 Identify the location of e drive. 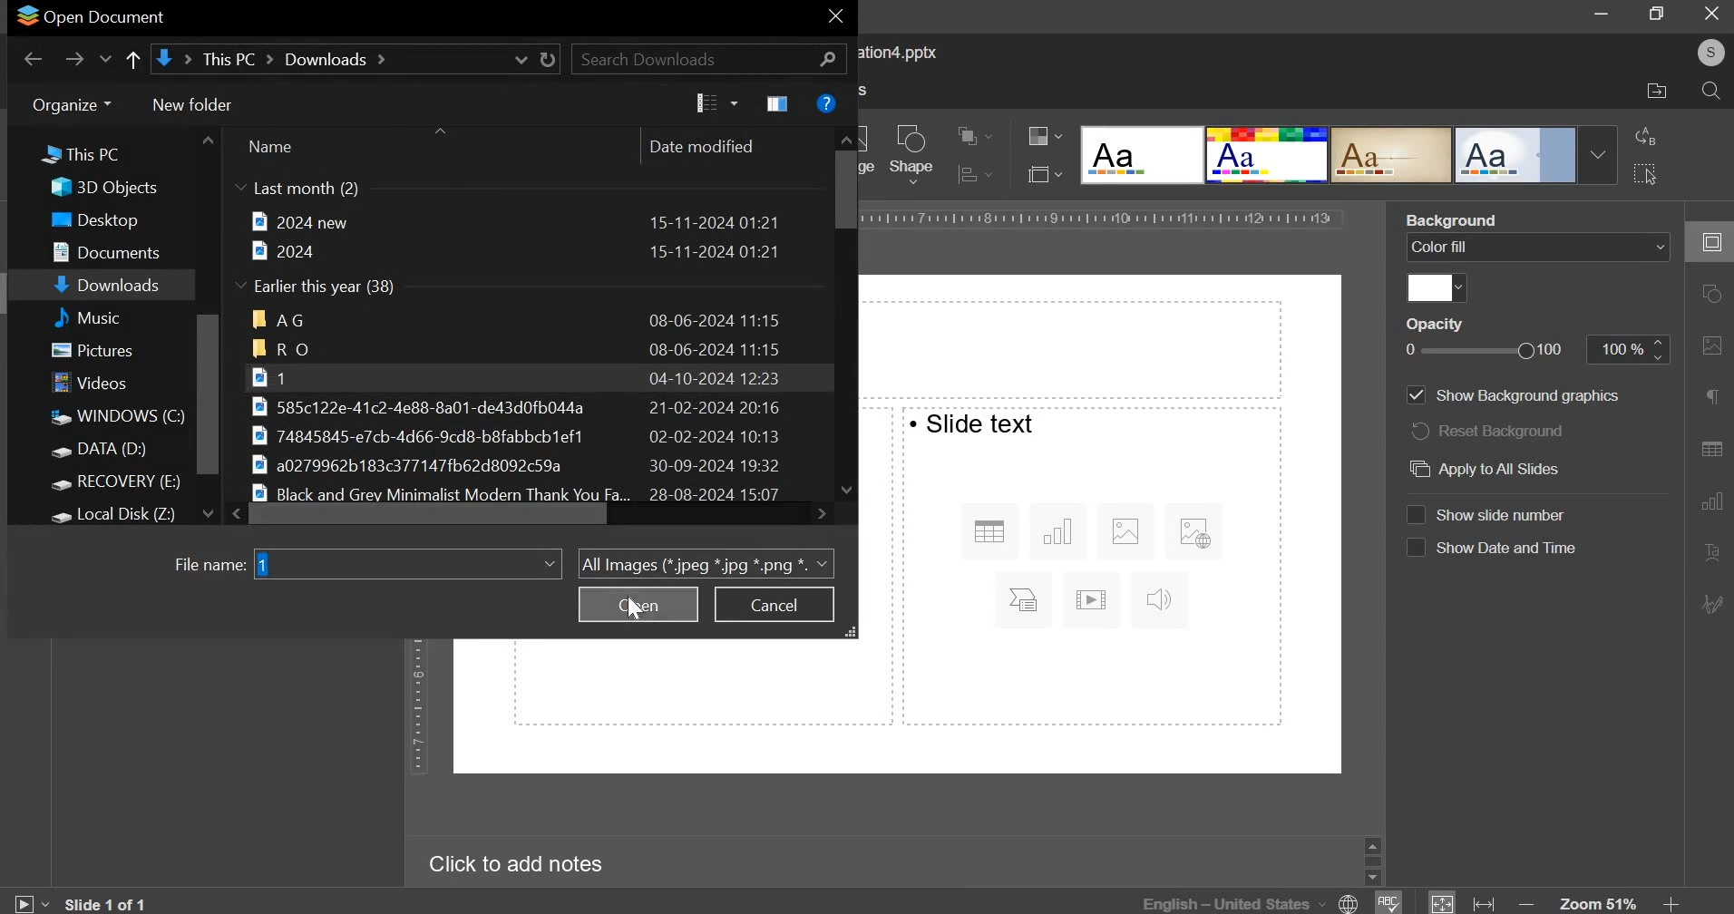
(121, 484).